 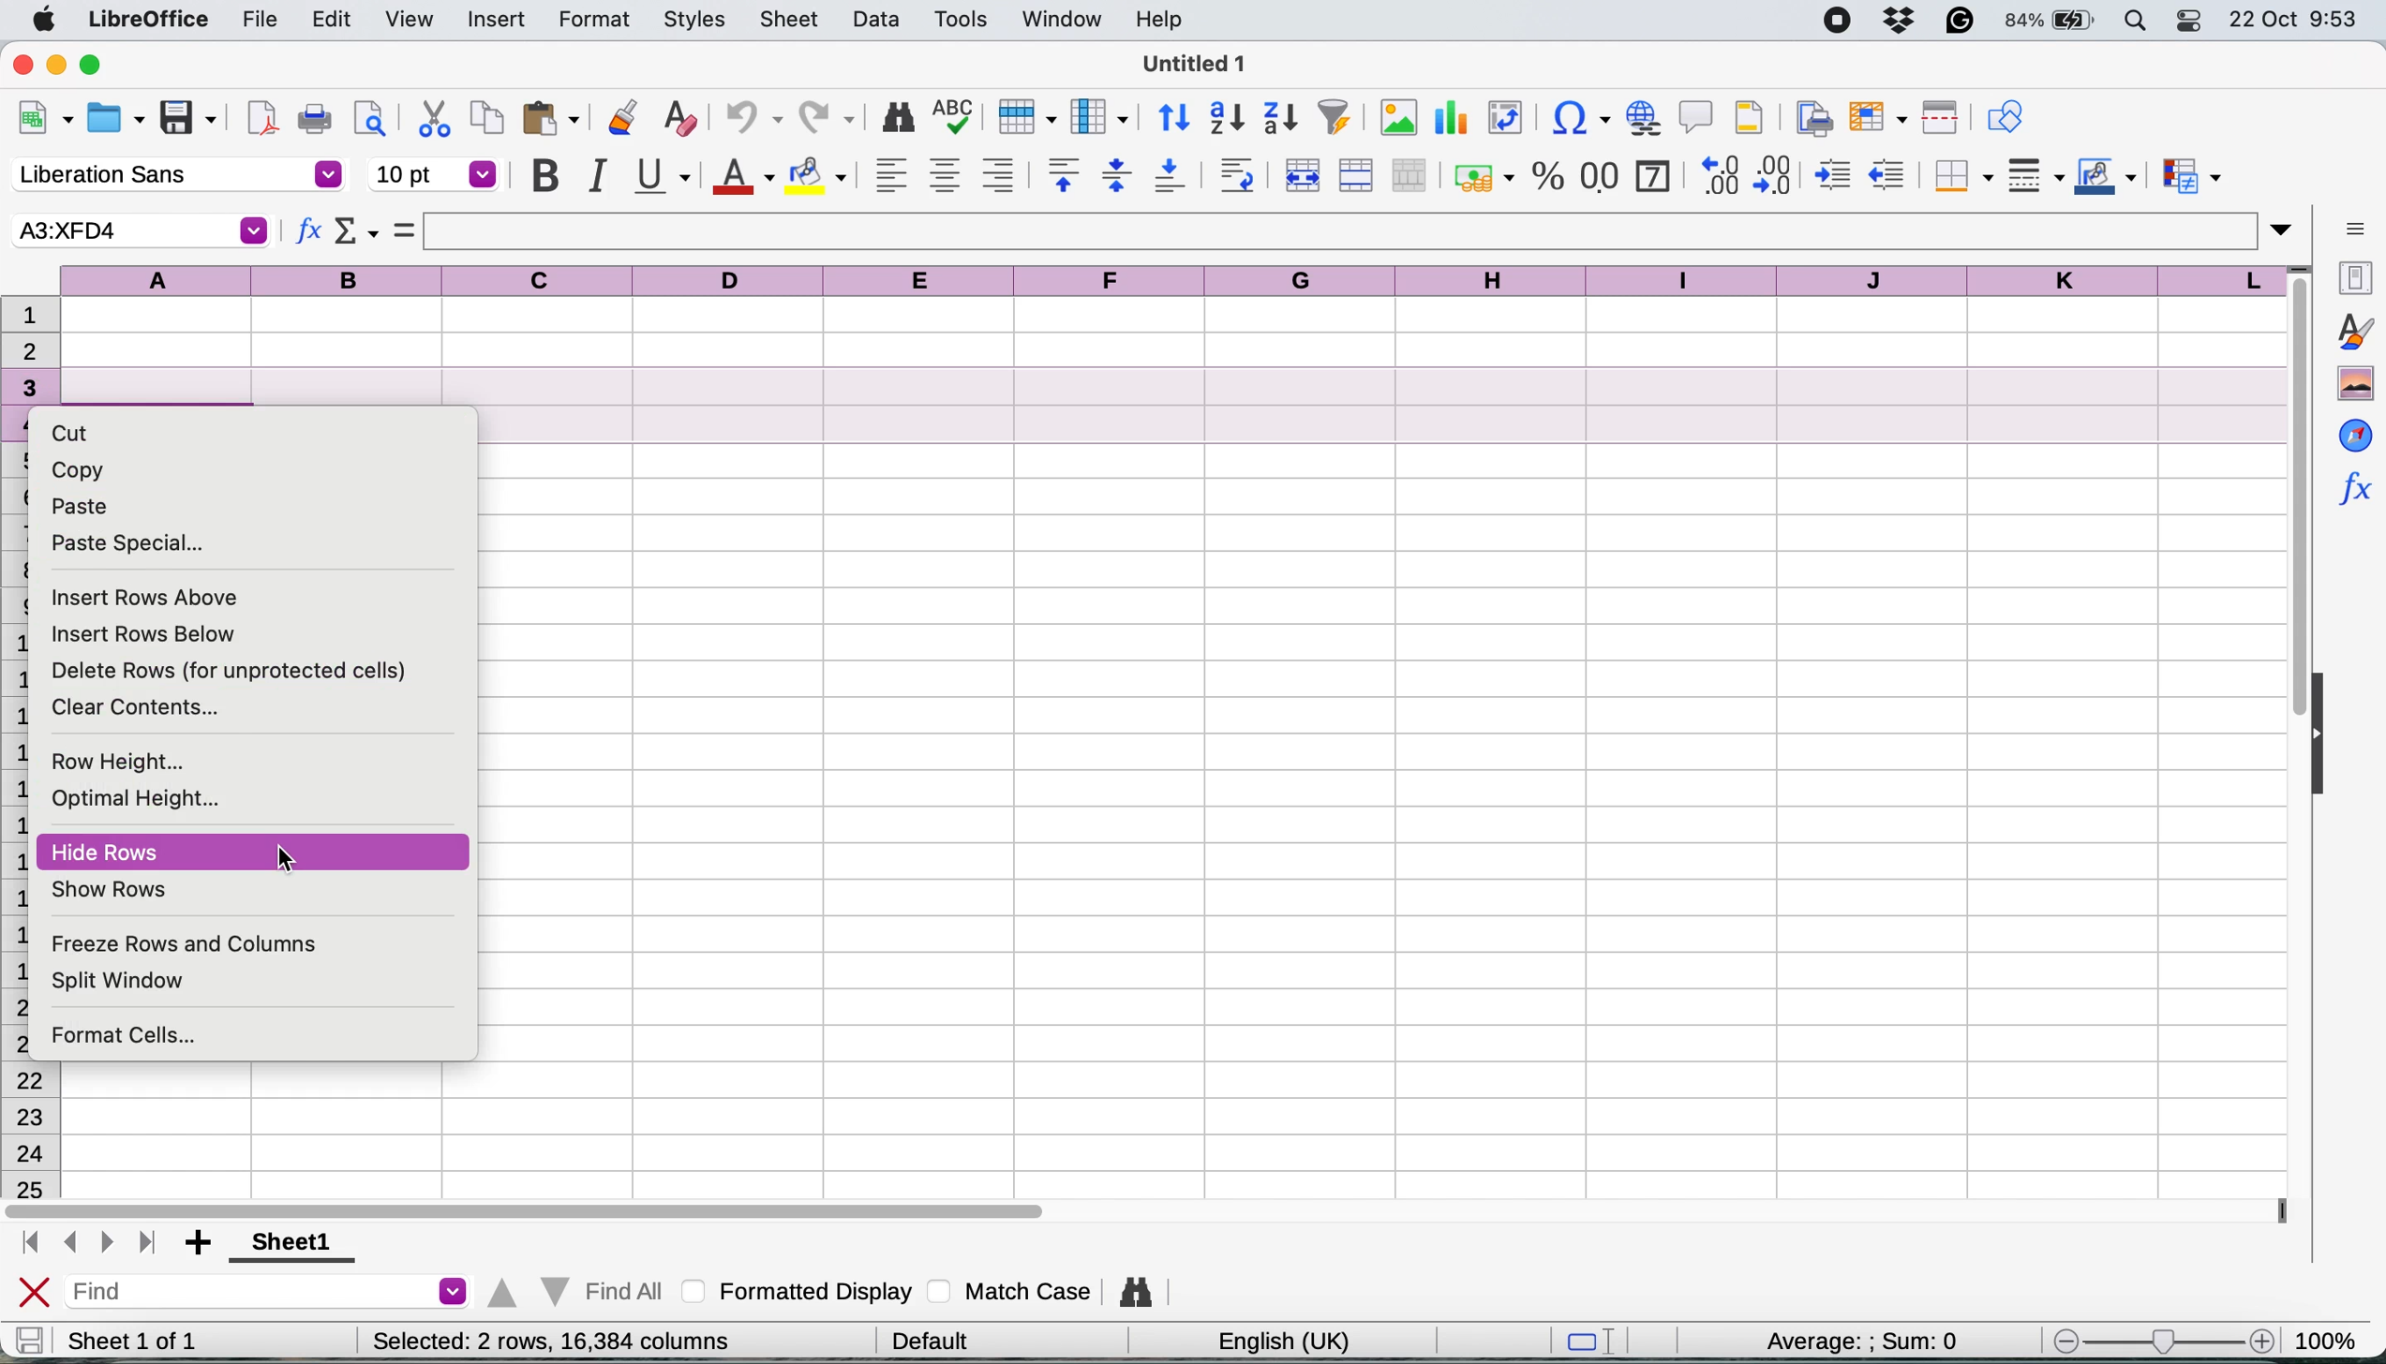 I want to click on columns, so click(x=1177, y=277).